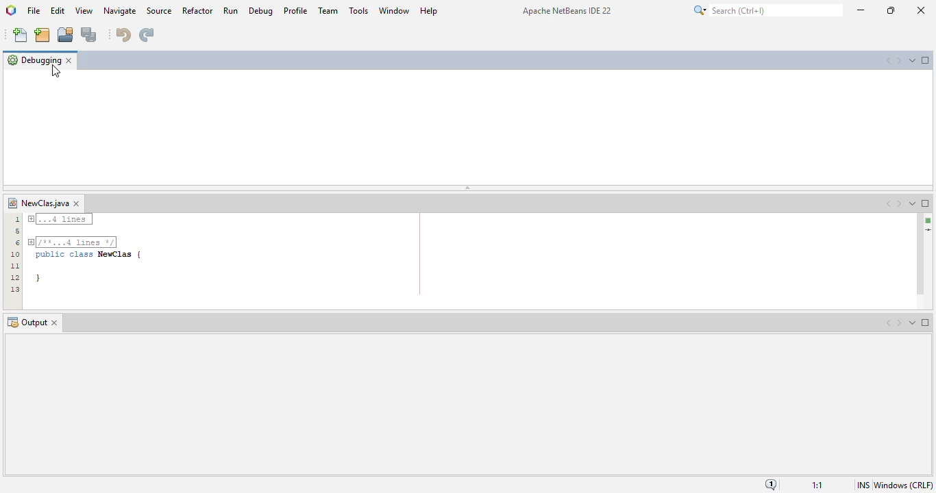  What do you see at coordinates (14, 253) in the screenshot?
I see `line numbers` at bounding box center [14, 253].